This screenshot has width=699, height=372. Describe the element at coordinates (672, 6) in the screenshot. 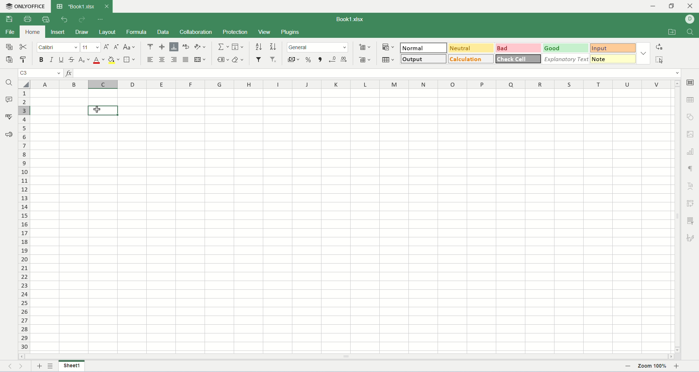

I see `maximize` at that location.